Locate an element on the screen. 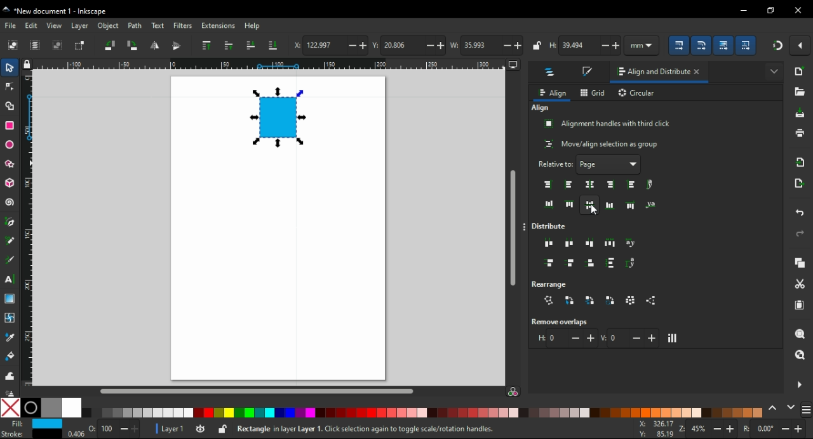  gradient tool is located at coordinates (11, 299).